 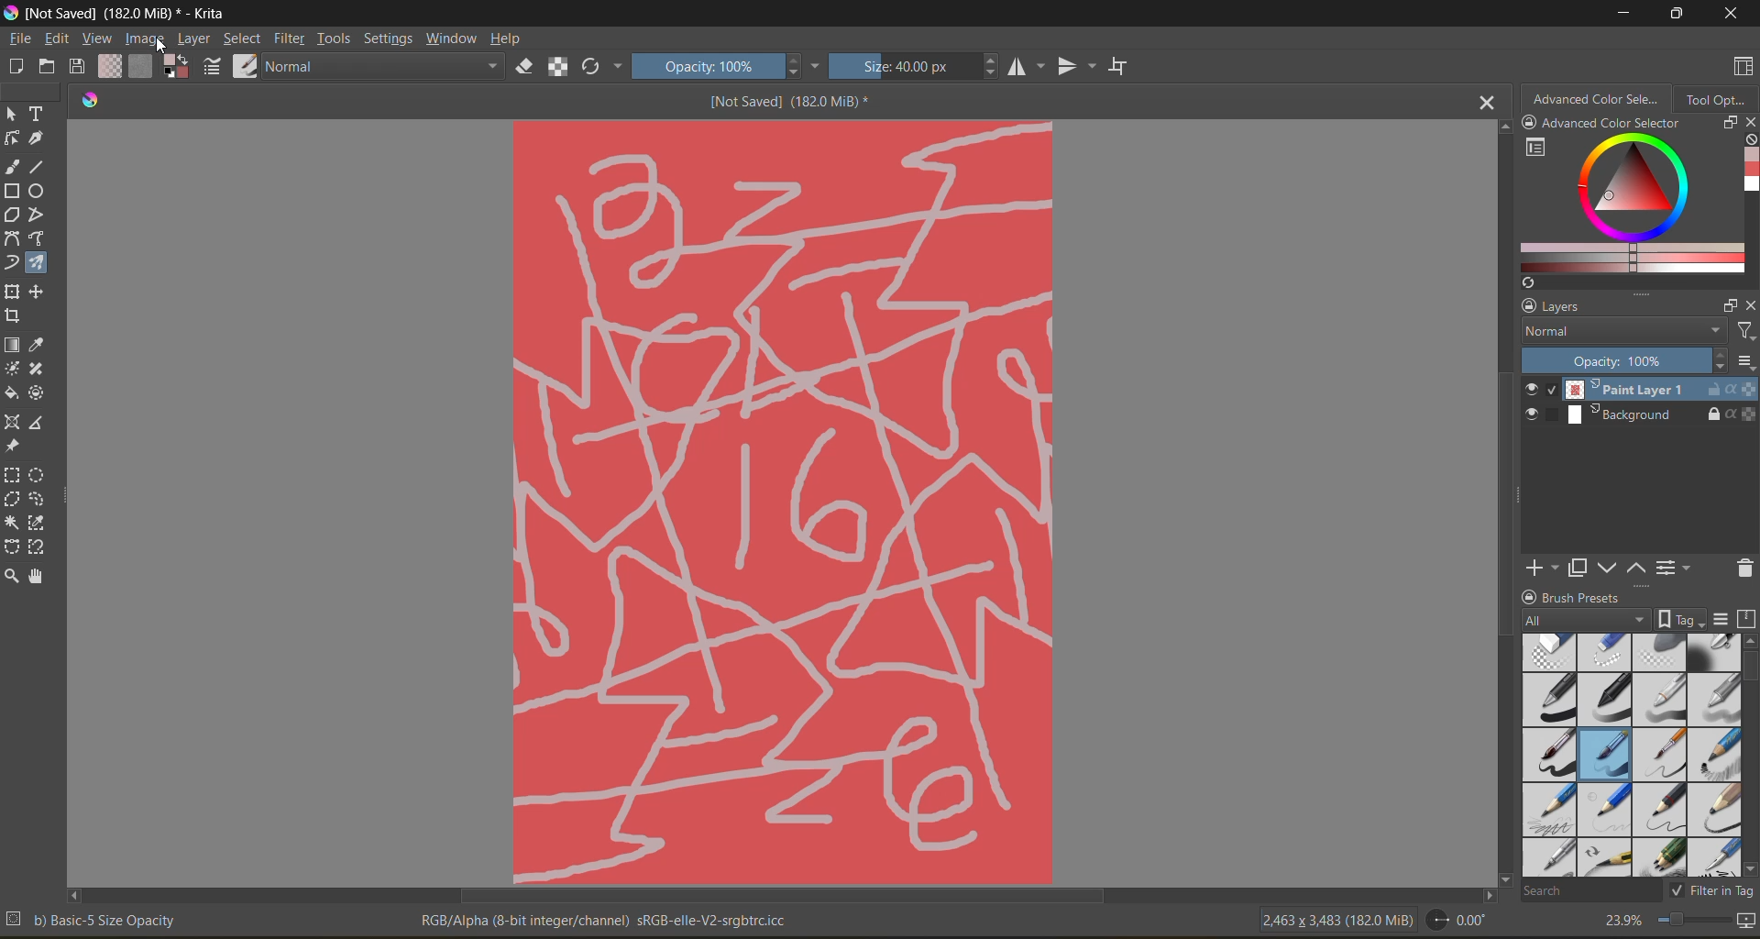 What do you see at coordinates (559, 71) in the screenshot?
I see `preserve alpha` at bounding box center [559, 71].